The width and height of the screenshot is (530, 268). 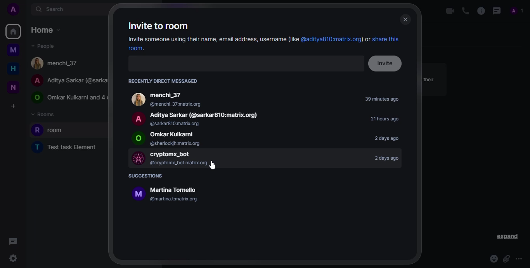 What do you see at coordinates (183, 134) in the screenshot?
I see `Omkar Kulkarni` at bounding box center [183, 134].